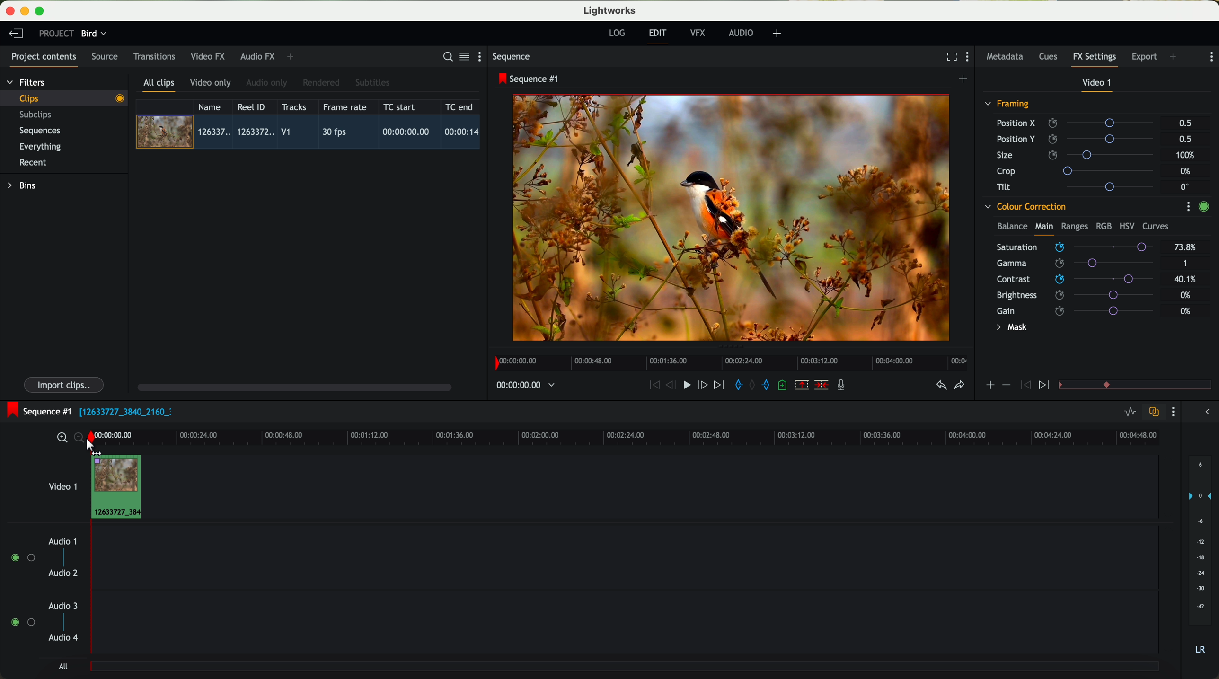 The width and height of the screenshot is (1219, 679). What do you see at coordinates (1185, 186) in the screenshot?
I see `0°` at bounding box center [1185, 186].